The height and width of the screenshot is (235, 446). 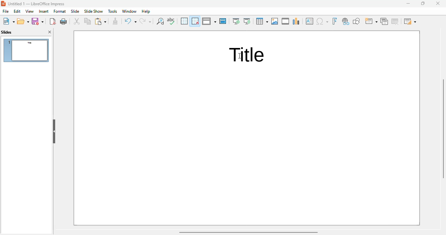 I want to click on slide 1, so click(x=26, y=50).